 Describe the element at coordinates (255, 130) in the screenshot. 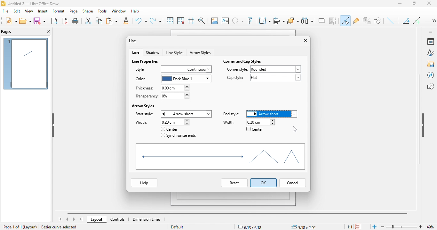

I see `center` at that location.